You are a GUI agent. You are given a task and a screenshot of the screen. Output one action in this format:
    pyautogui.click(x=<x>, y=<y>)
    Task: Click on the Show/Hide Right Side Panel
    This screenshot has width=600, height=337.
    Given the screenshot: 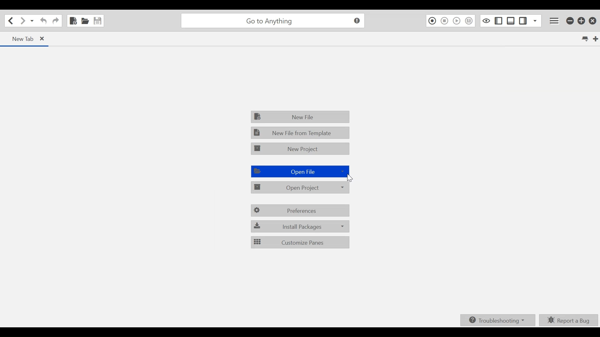 What is the action you would take?
    pyautogui.click(x=498, y=20)
    